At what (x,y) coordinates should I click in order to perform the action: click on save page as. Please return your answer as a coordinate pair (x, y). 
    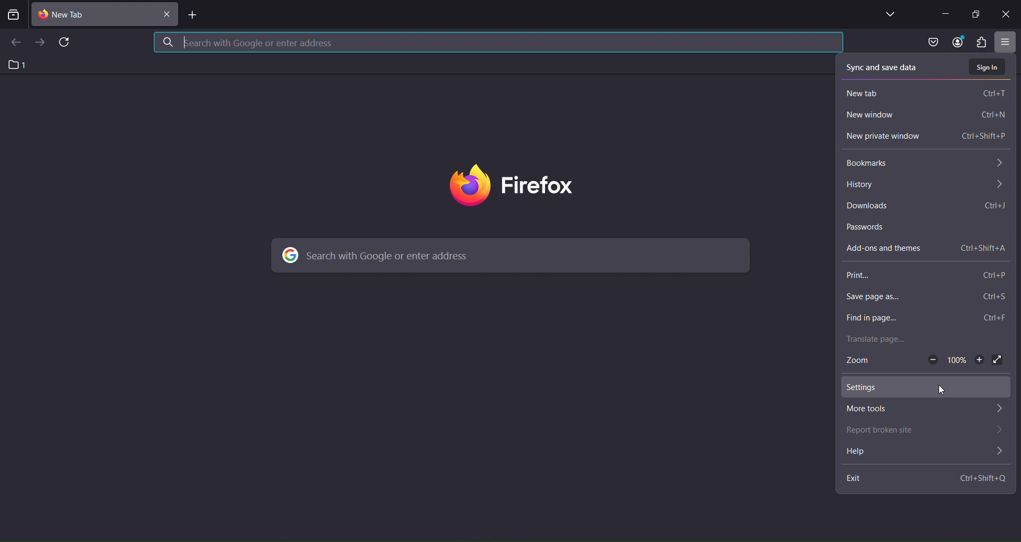
    Looking at the image, I should click on (924, 299).